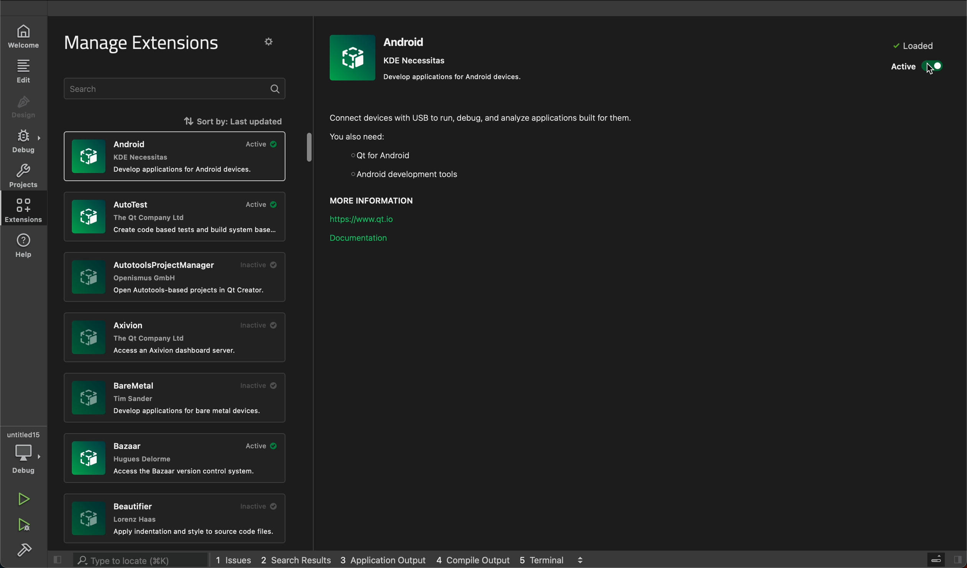 This screenshot has width=967, height=568. Describe the element at coordinates (25, 526) in the screenshot. I see `run and build` at that location.